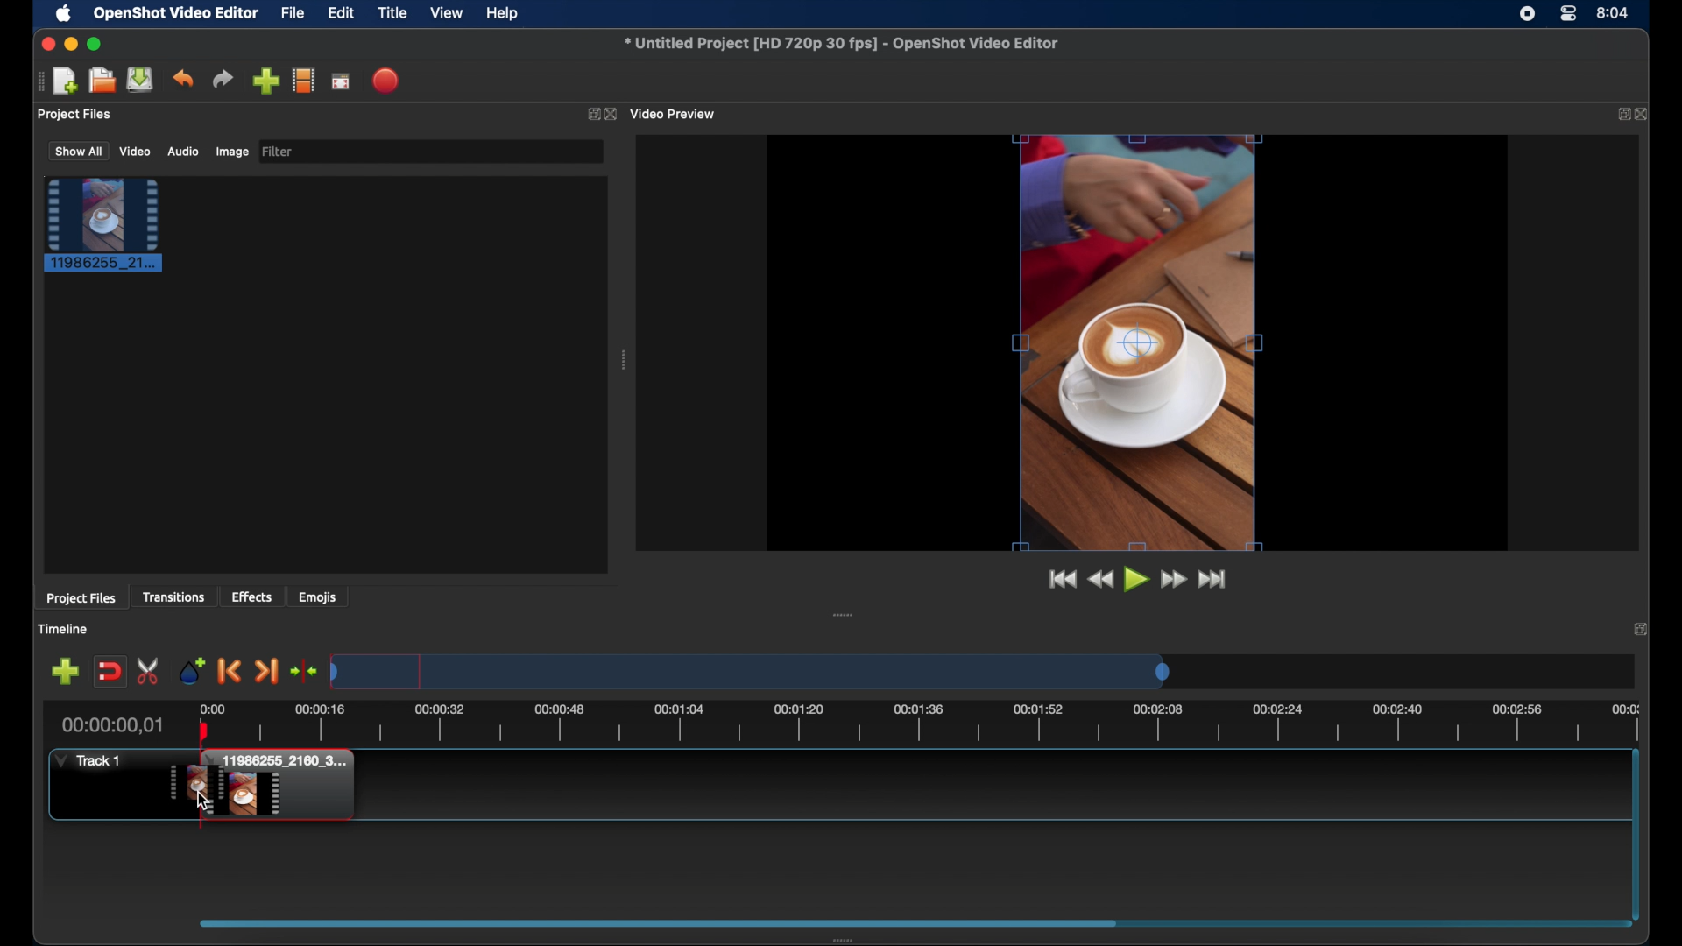 Image resolution: width=1682 pixels, height=946 pixels. What do you see at coordinates (67, 80) in the screenshot?
I see `new project` at bounding box center [67, 80].